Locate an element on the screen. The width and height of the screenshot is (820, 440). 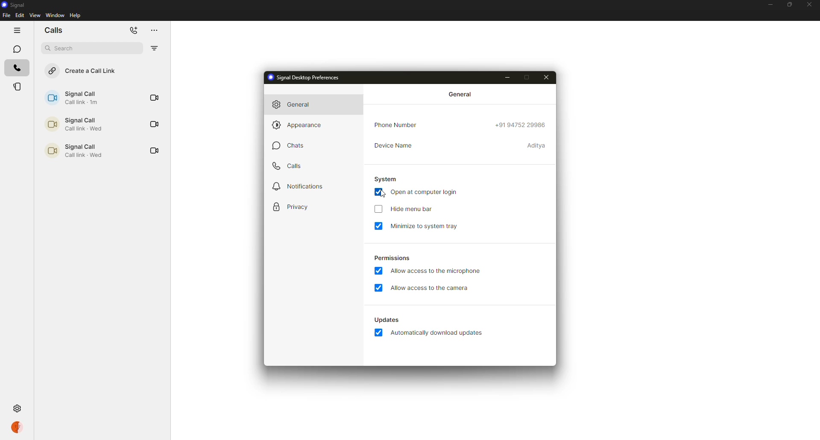
privacy is located at coordinates (293, 206).